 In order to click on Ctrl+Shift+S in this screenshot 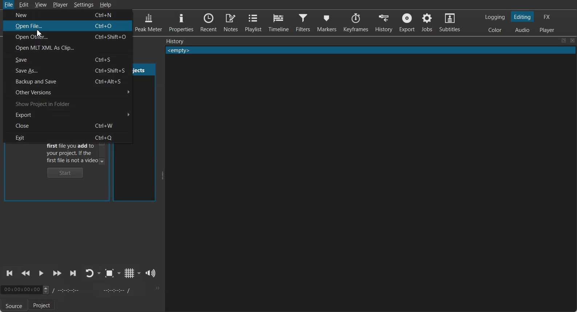, I will do `click(113, 70)`.